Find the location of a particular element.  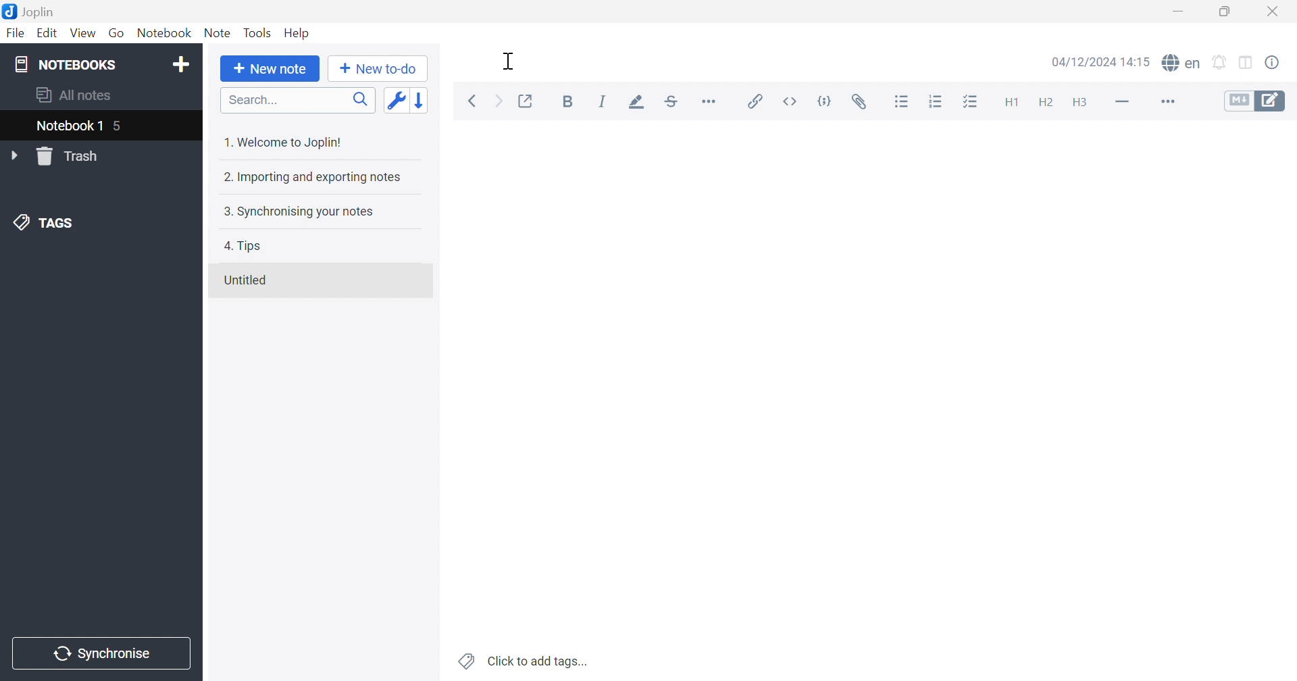

Edit is located at coordinates (45, 33).